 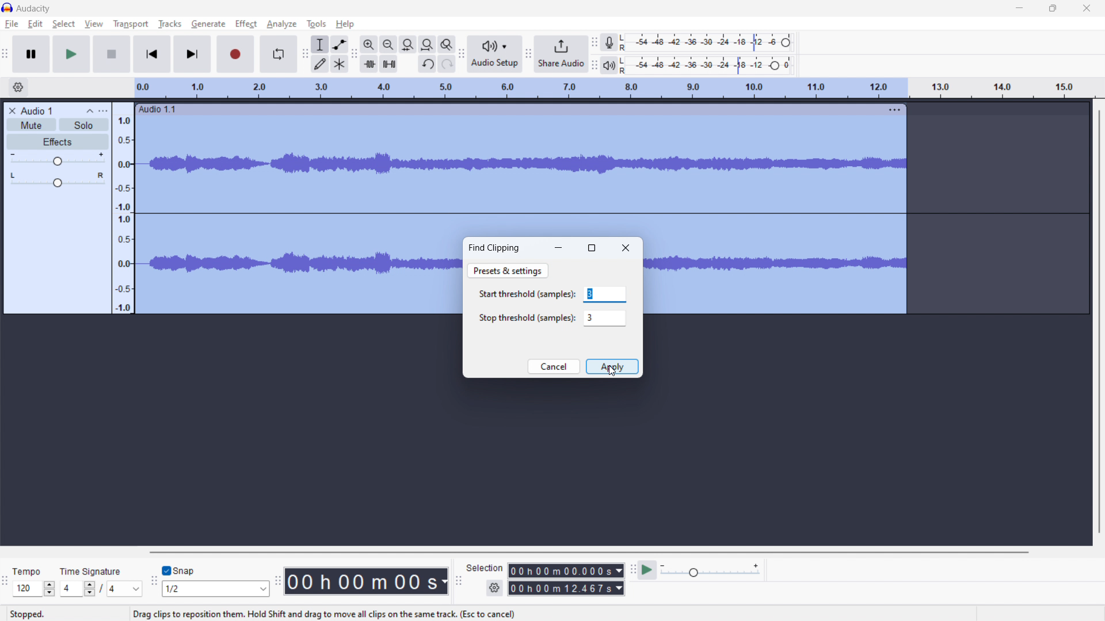 What do you see at coordinates (428, 44) in the screenshot?
I see `fit project to width` at bounding box center [428, 44].